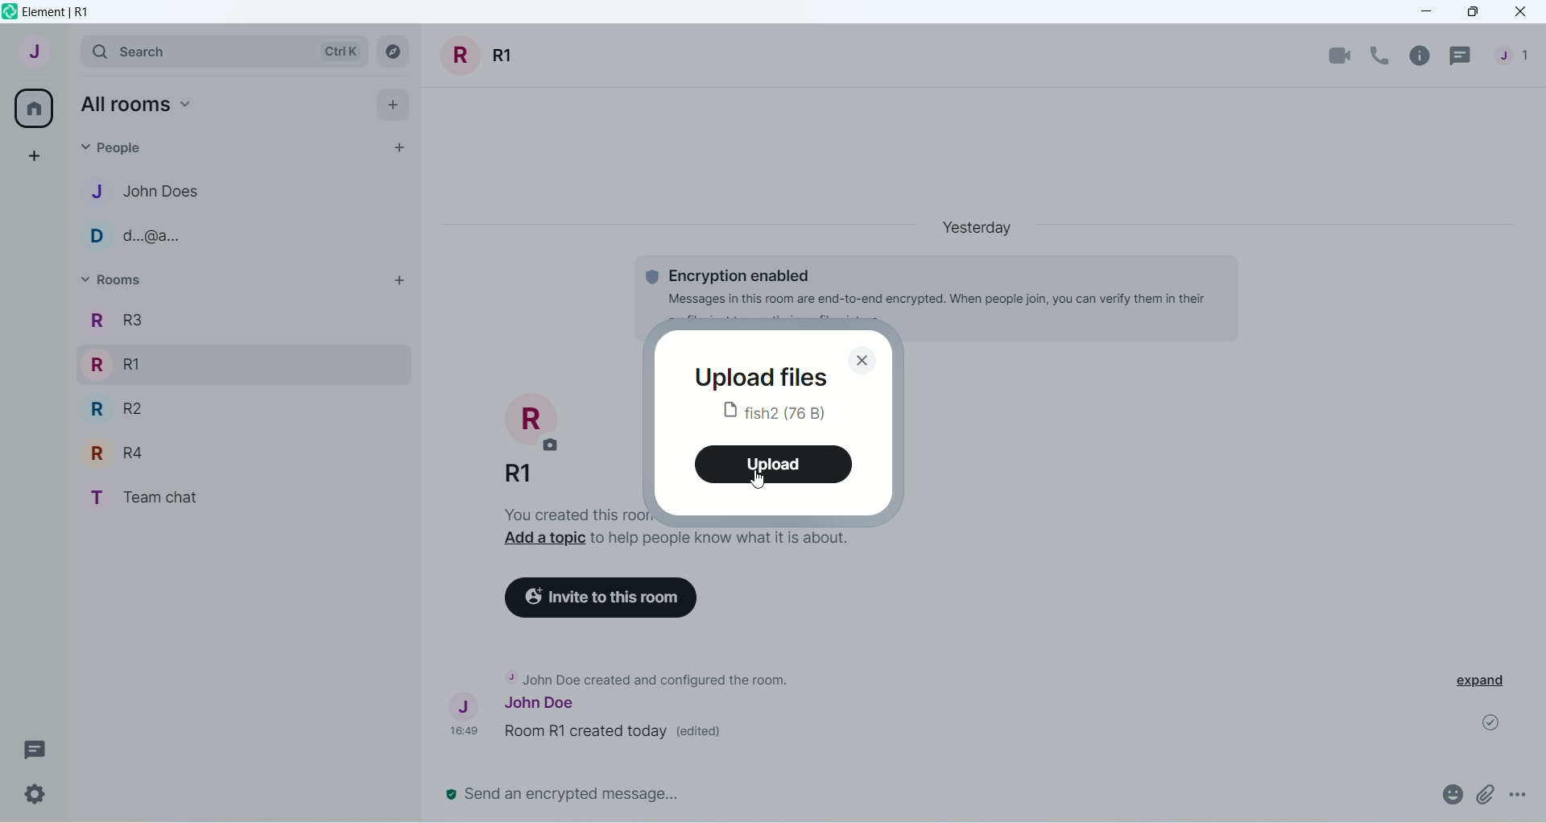 The width and height of the screenshot is (1546, 823). Describe the element at coordinates (748, 372) in the screenshot. I see `upload files` at that location.